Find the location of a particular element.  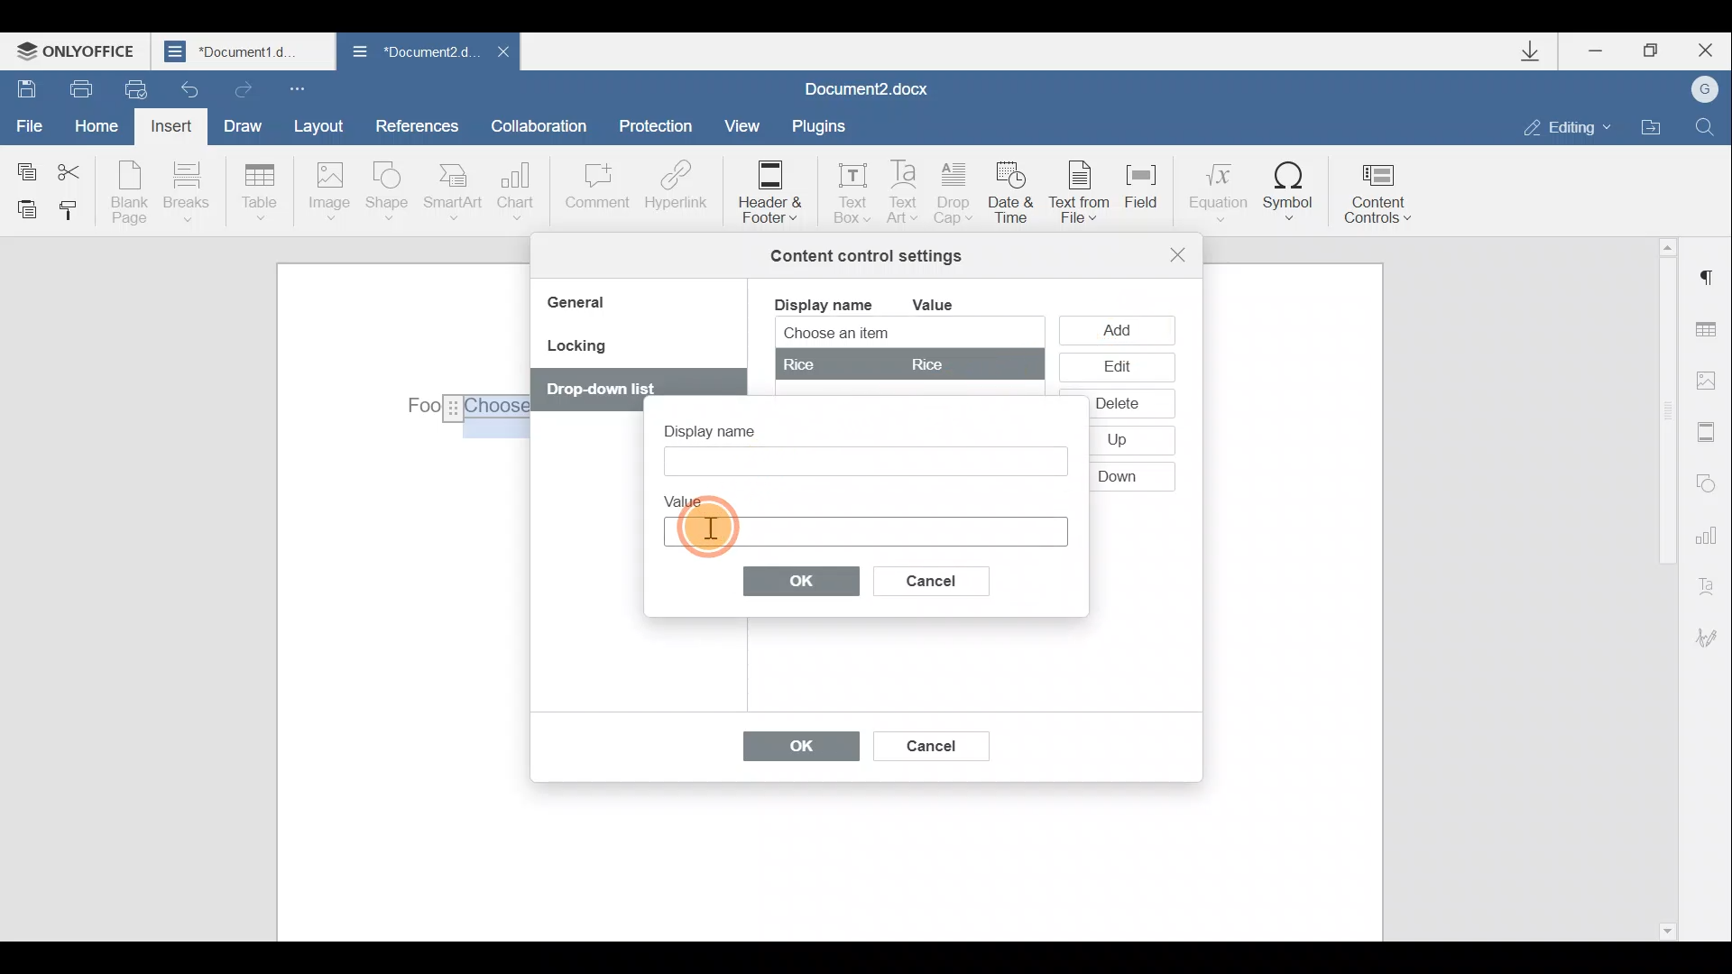

Blank page is located at coordinates (129, 192).